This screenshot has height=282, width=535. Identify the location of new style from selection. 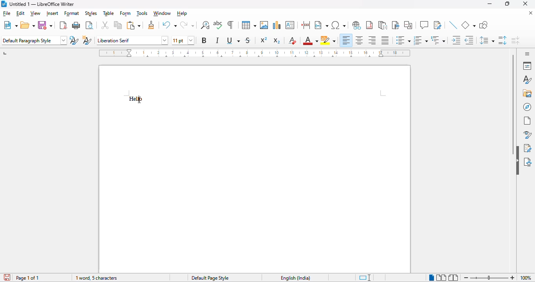
(87, 40).